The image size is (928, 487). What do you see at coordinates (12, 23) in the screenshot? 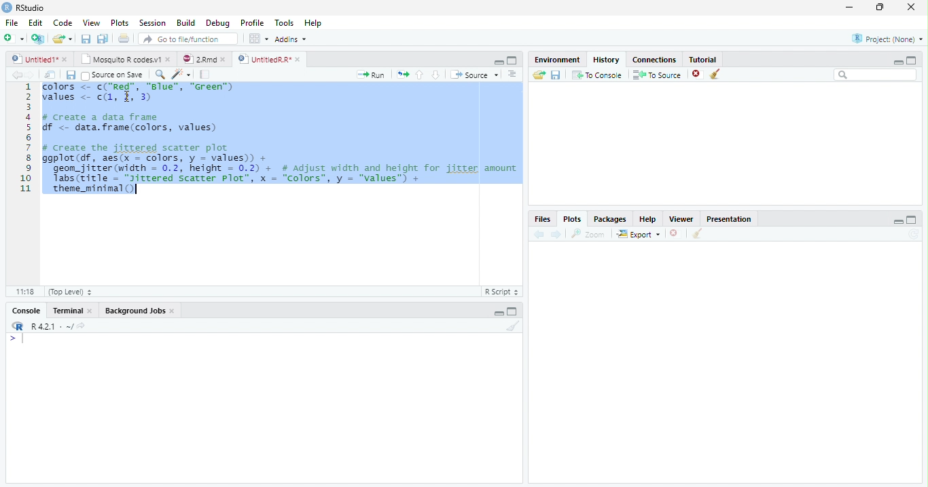
I see `File` at bounding box center [12, 23].